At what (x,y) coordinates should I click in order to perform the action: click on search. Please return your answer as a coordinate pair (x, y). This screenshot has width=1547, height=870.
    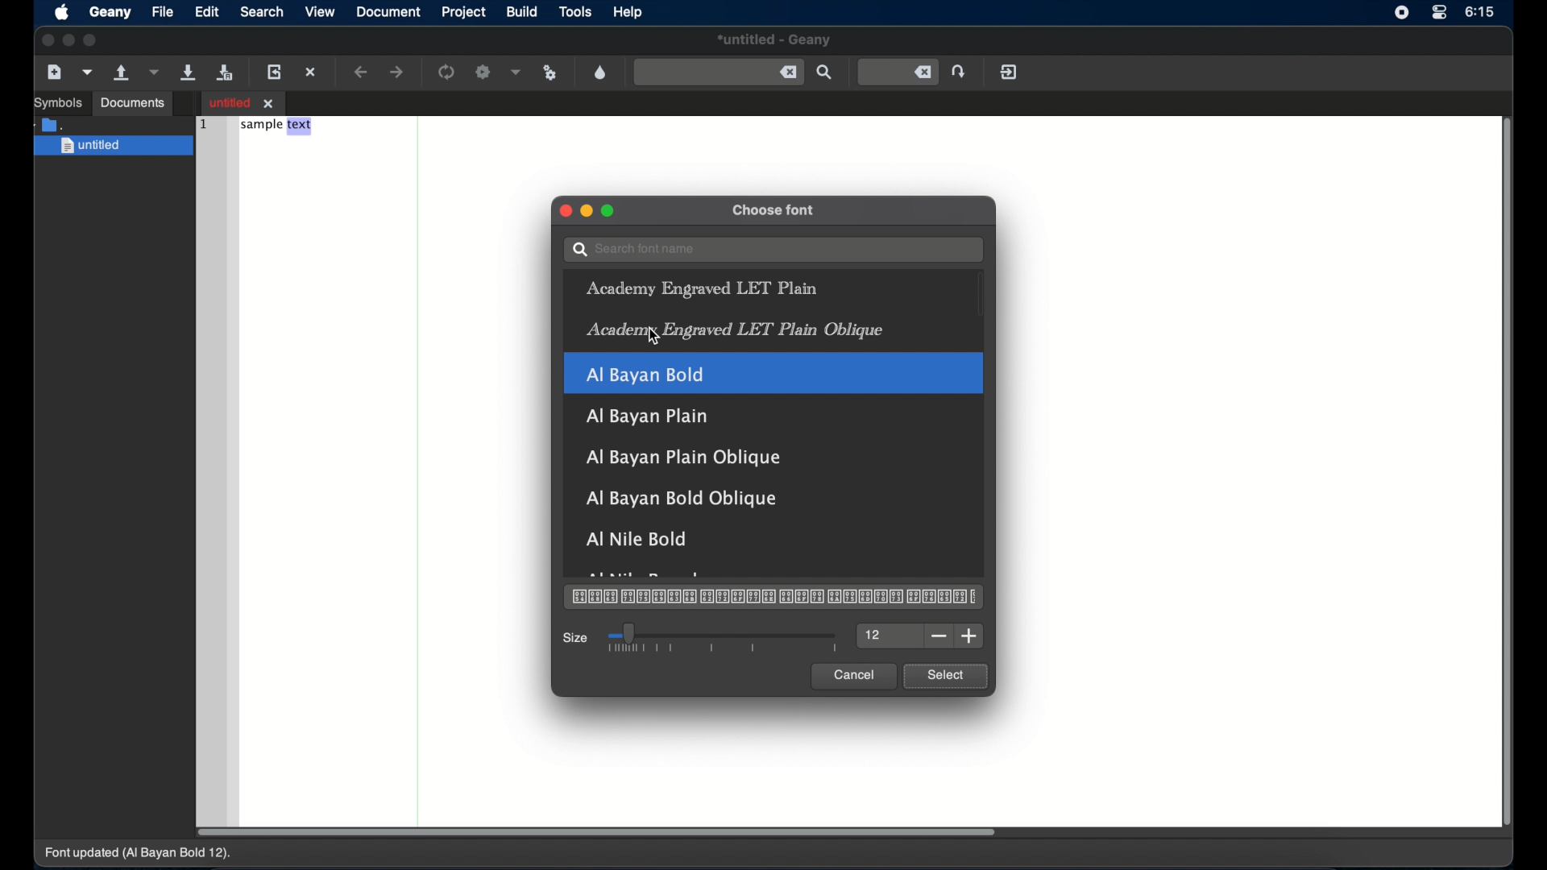
    Looking at the image, I should click on (263, 11).